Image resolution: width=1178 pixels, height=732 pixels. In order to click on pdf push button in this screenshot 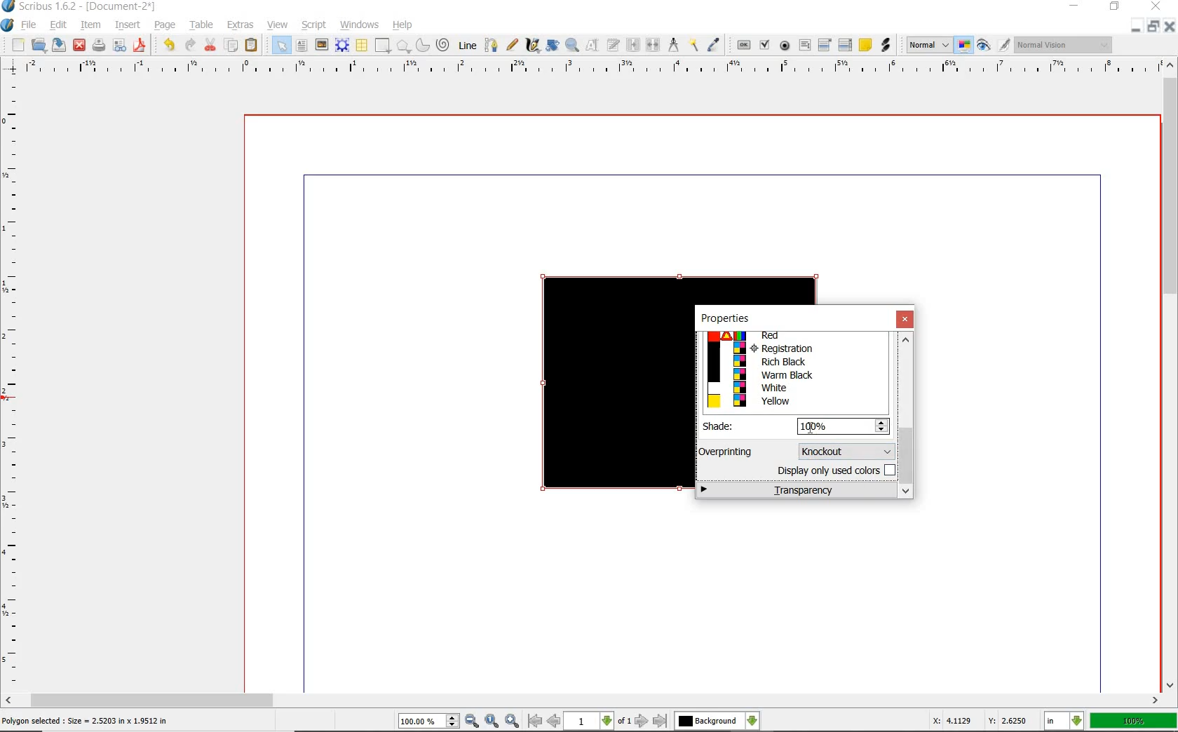, I will do `click(742, 46)`.